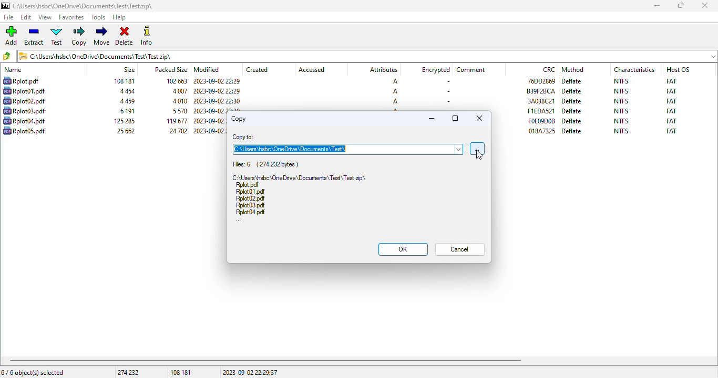 The width and height of the screenshot is (718, 378). What do you see at coordinates (634, 69) in the screenshot?
I see `characteristics` at bounding box center [634, 69].